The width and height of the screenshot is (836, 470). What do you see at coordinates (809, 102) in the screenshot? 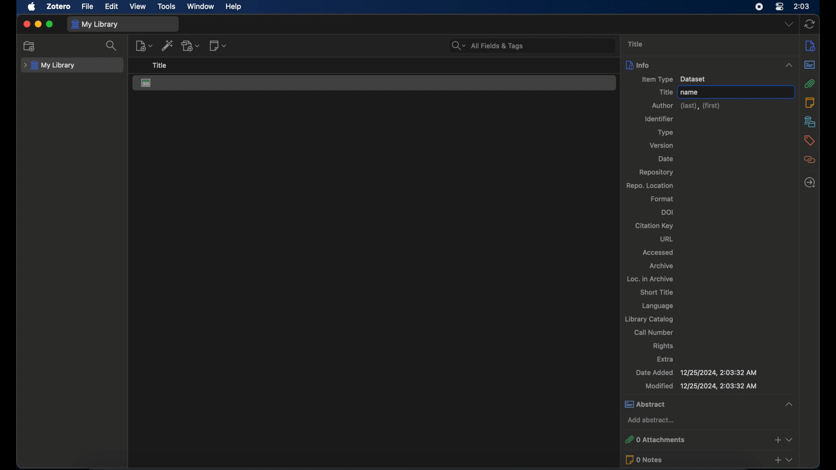
I see `notes` at bounding box center [809, 102].